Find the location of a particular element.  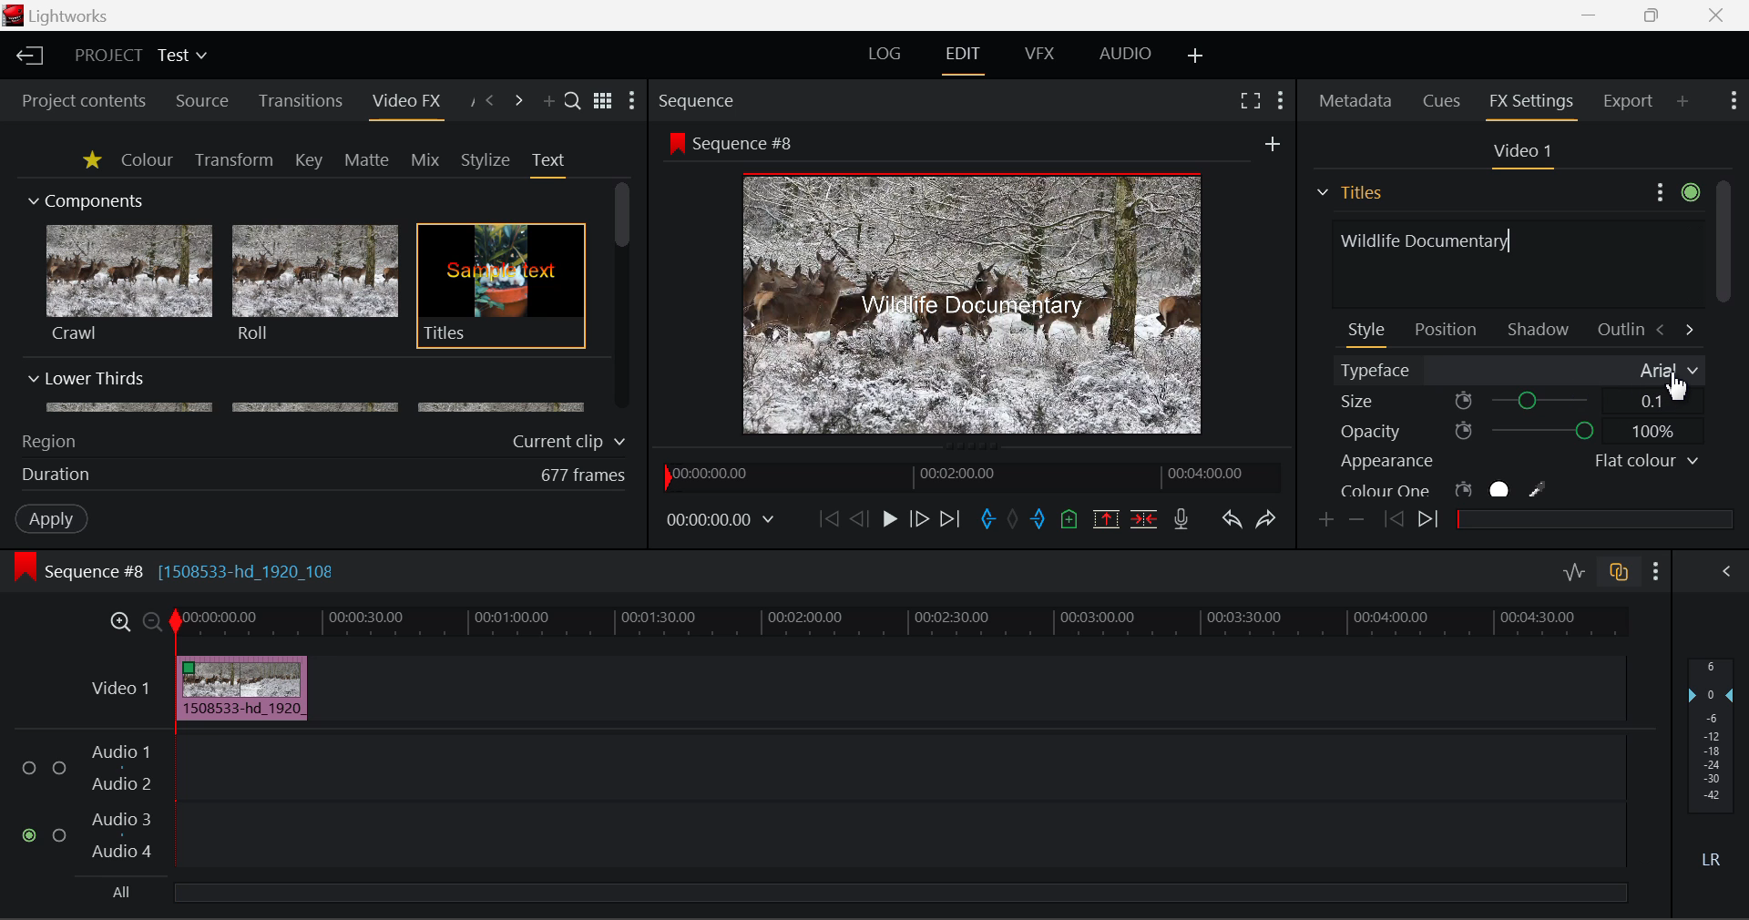

Transitions is located at coordinates (301, 101).